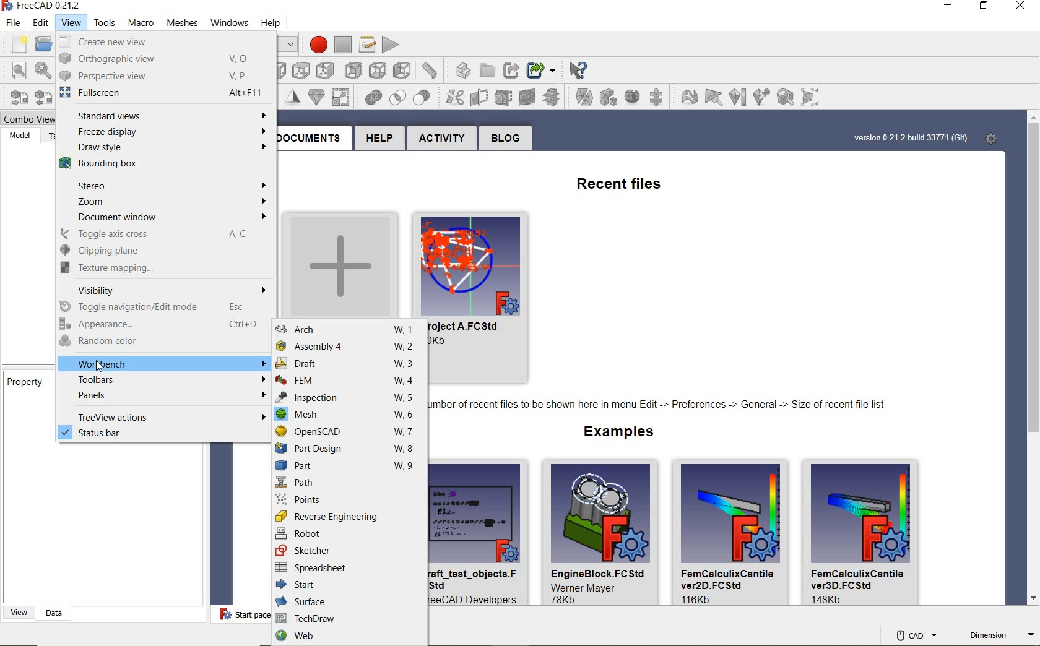 This screenshot has width=1040, height=646. I want to click on scale, so click(315, 96).